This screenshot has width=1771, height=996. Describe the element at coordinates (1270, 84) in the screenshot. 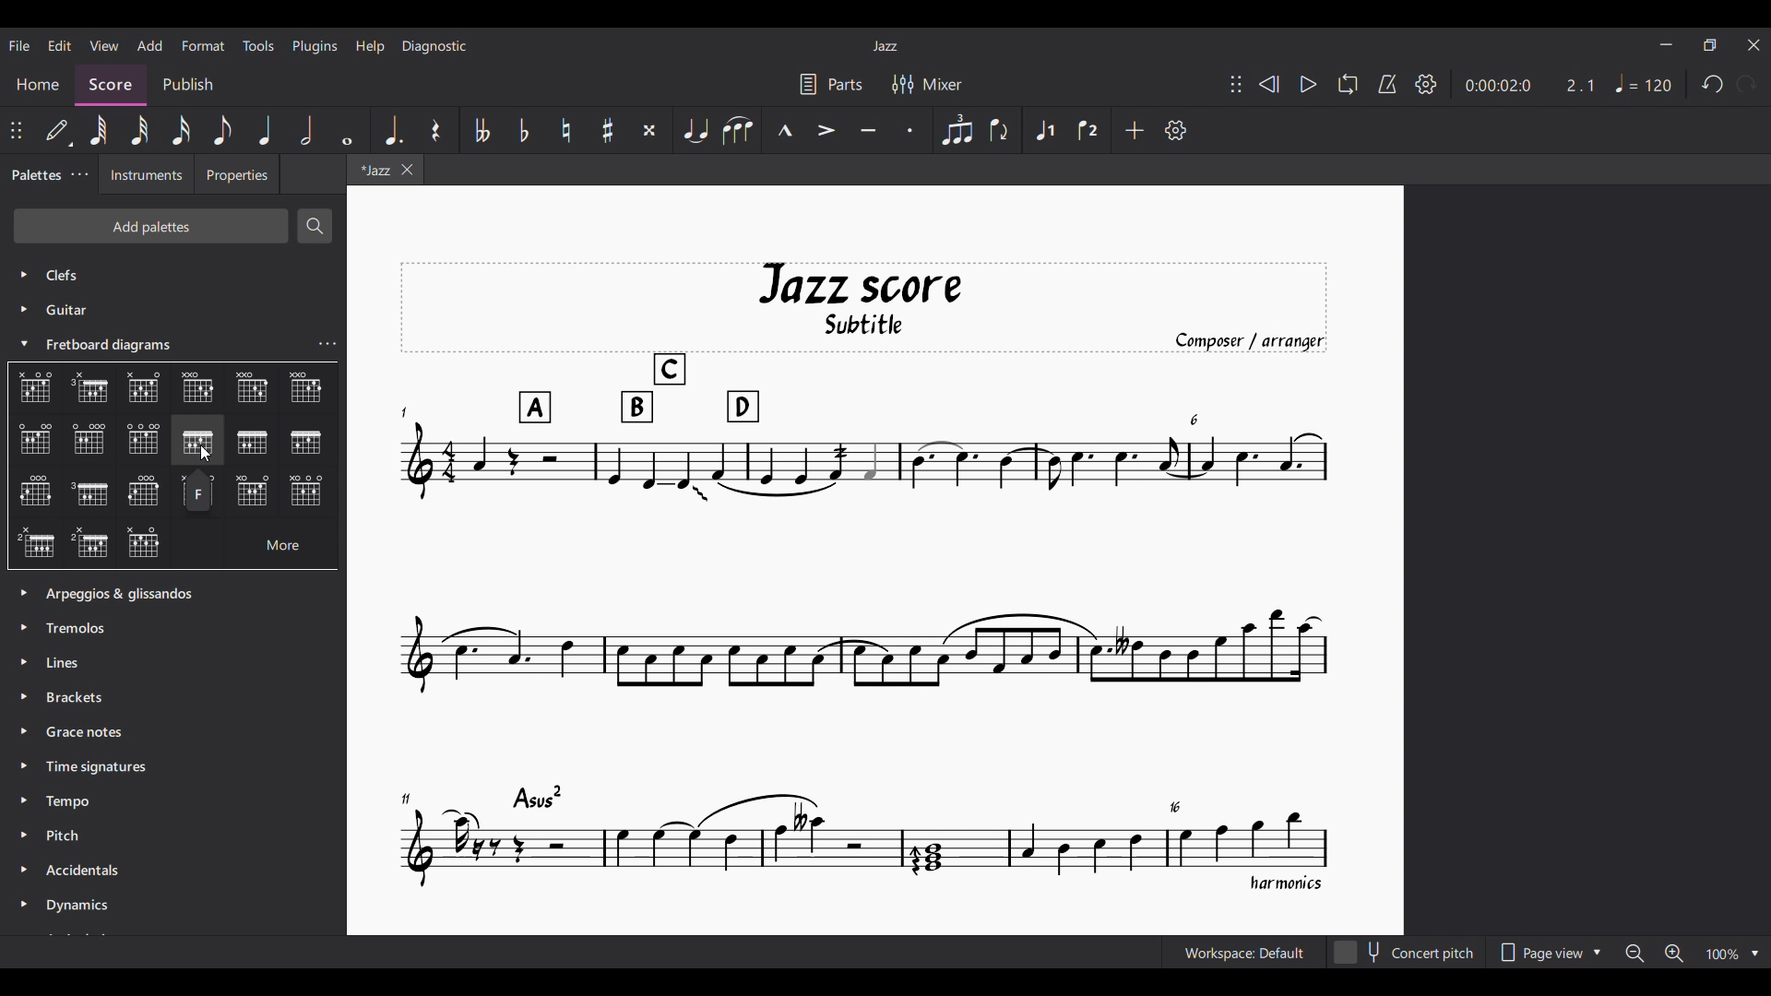

I see `Rewind` at that location.